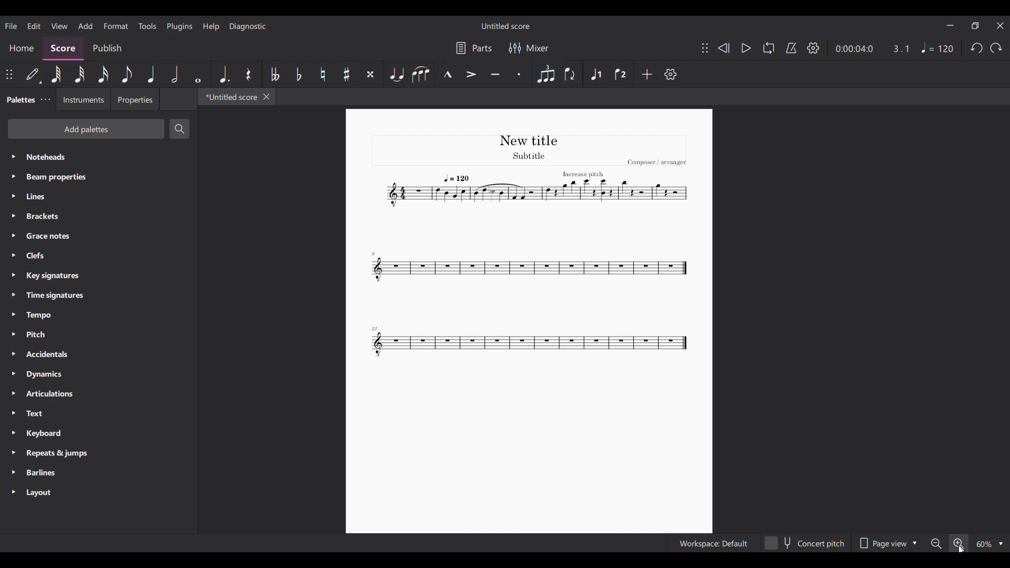  Describe the element at coordinates (975, 26) in the screenshot. I see `Show in smaller tab` at that location.